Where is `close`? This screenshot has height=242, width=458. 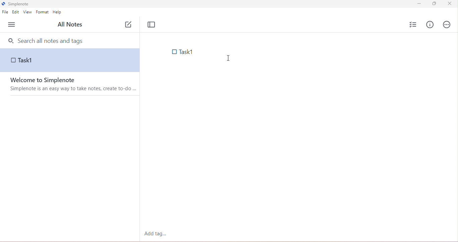
close is located at coordinates (449, 4).